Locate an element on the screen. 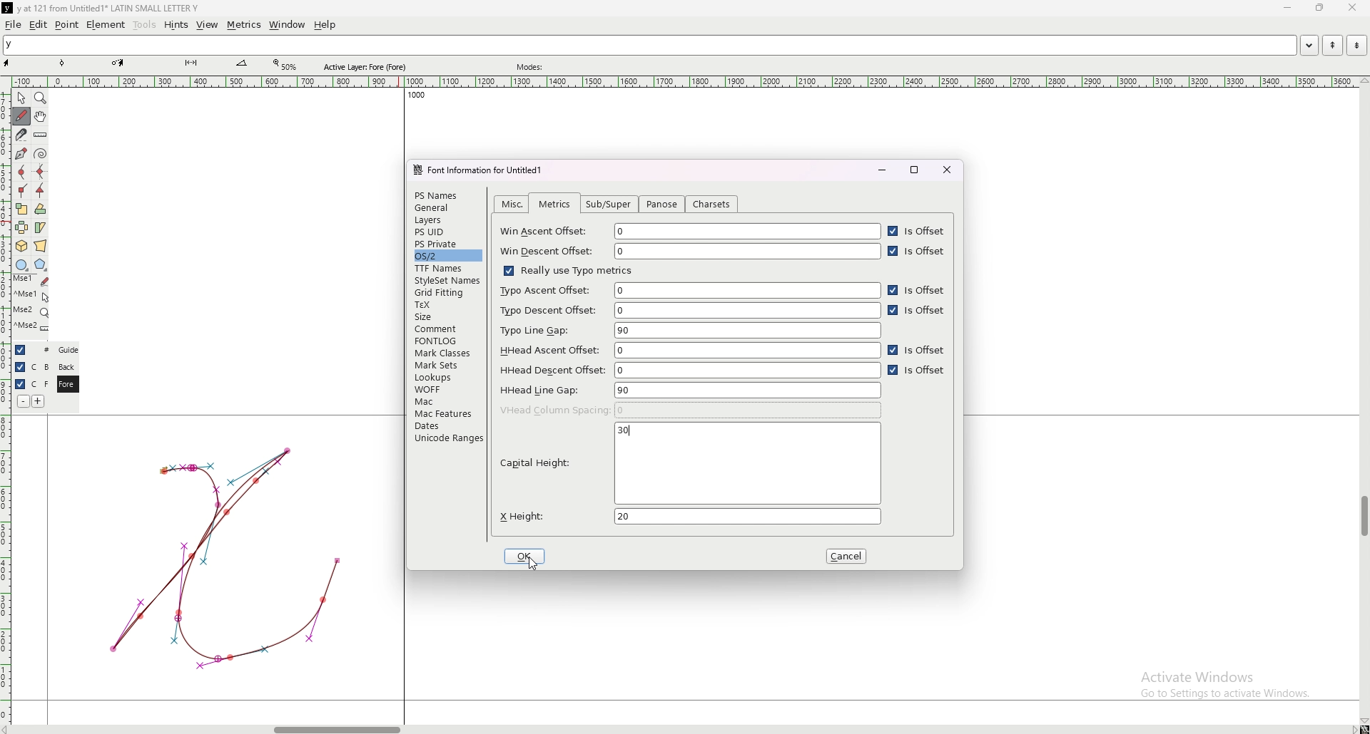  y is located at coordinates (649, 46).